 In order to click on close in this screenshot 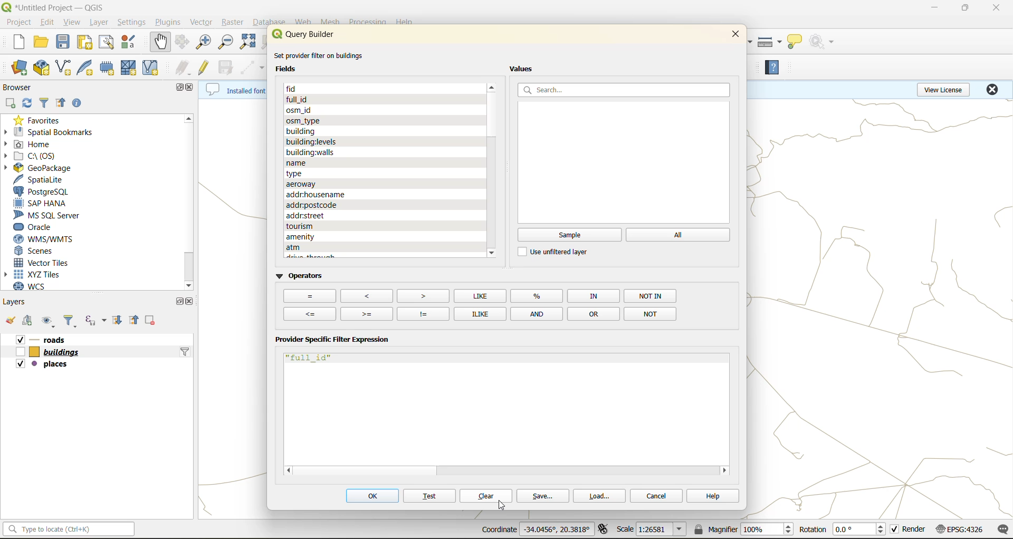, I will do `click(997, 7)`.